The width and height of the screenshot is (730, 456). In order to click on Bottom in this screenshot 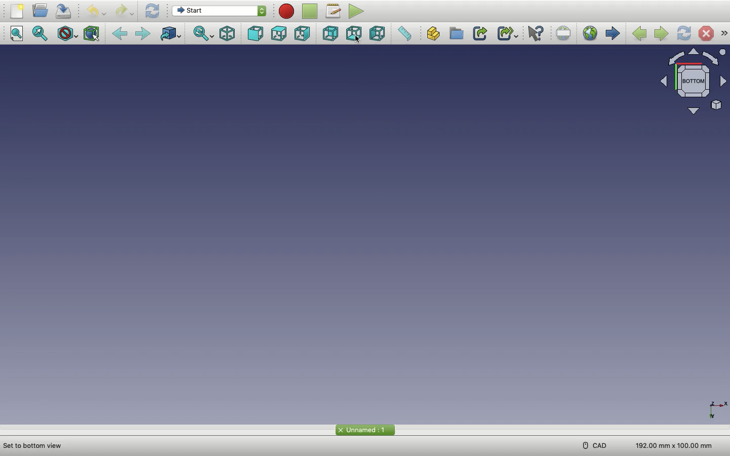, I will do `click(355, 34)`.